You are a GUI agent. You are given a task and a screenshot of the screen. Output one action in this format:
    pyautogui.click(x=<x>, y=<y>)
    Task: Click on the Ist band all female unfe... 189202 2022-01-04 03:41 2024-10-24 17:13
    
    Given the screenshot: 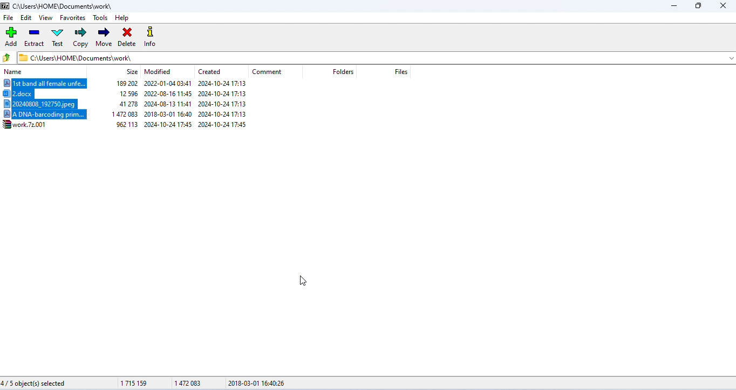 What is the action you would take?
    pyautogui.click(x=132, y=84)
    